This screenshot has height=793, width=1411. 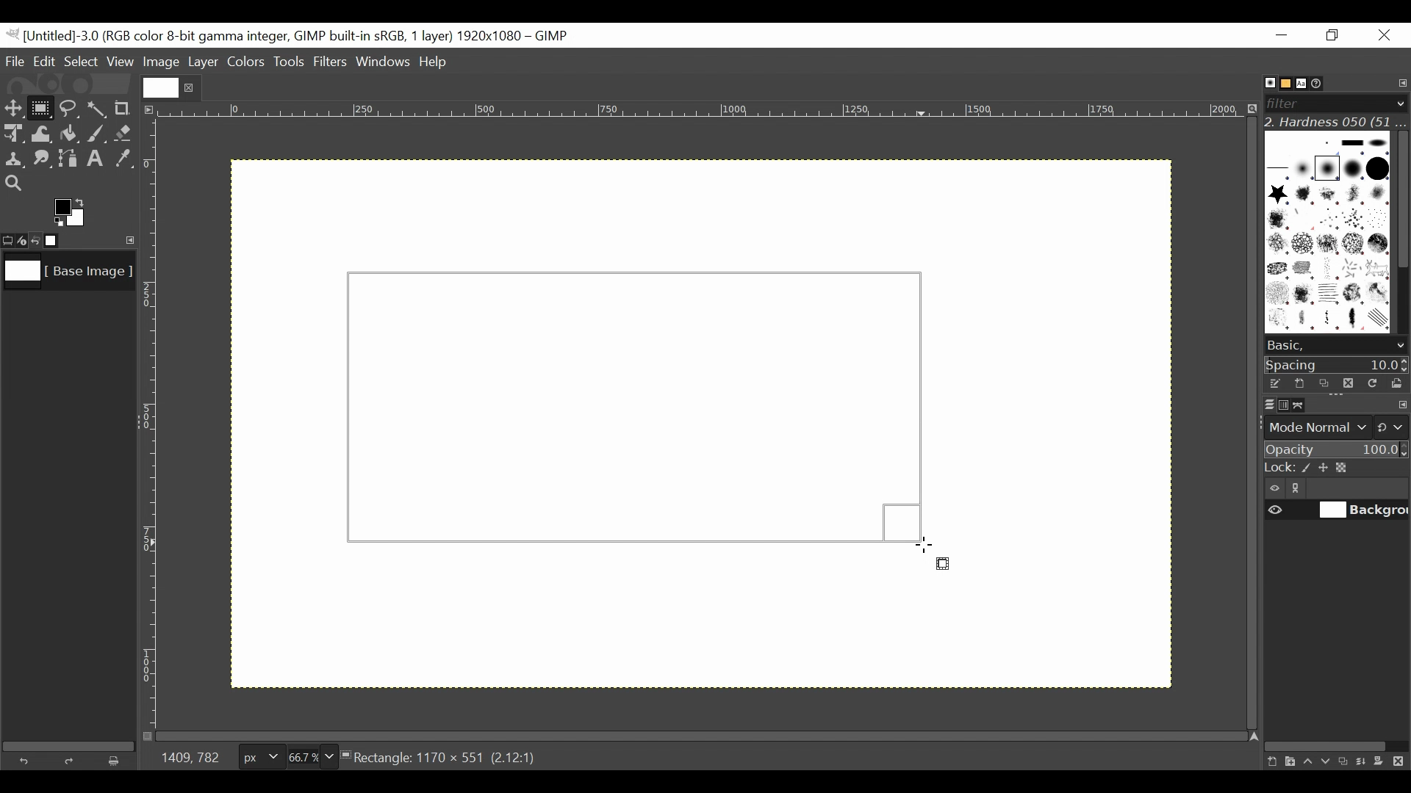 I want to click on Item visibility, so click(x=1275, y=489).